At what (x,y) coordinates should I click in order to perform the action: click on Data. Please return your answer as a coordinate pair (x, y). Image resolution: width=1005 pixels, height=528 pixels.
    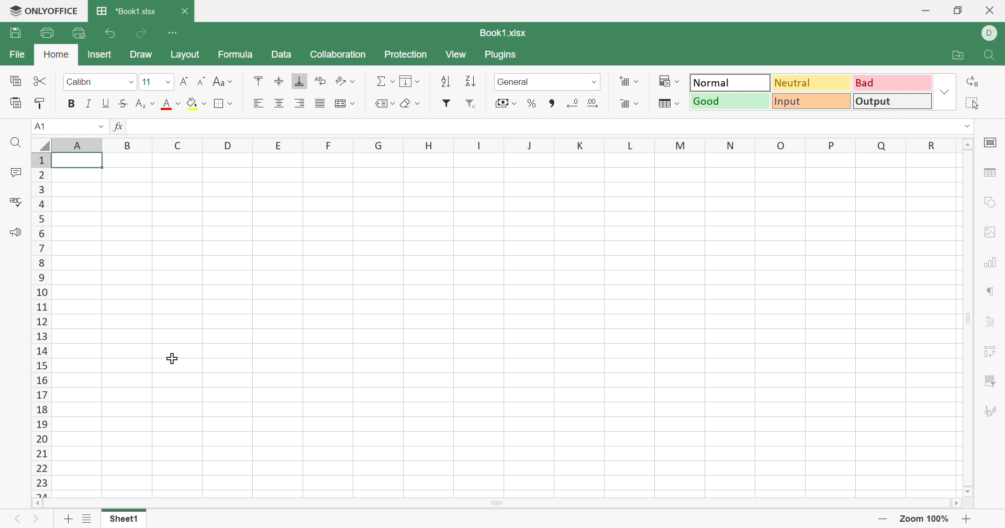
    Looking at the image, I should click on (280, 54).